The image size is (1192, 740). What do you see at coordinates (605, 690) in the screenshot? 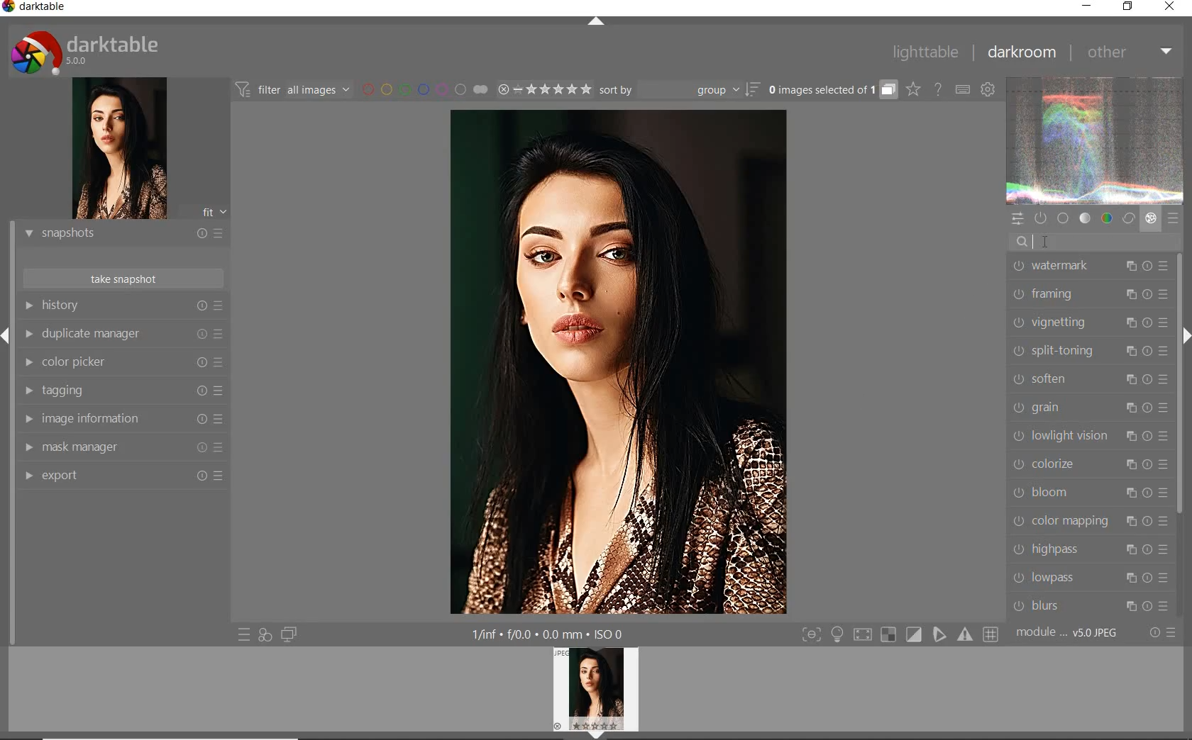
I see `profile ` at bounding box center [605, 690].